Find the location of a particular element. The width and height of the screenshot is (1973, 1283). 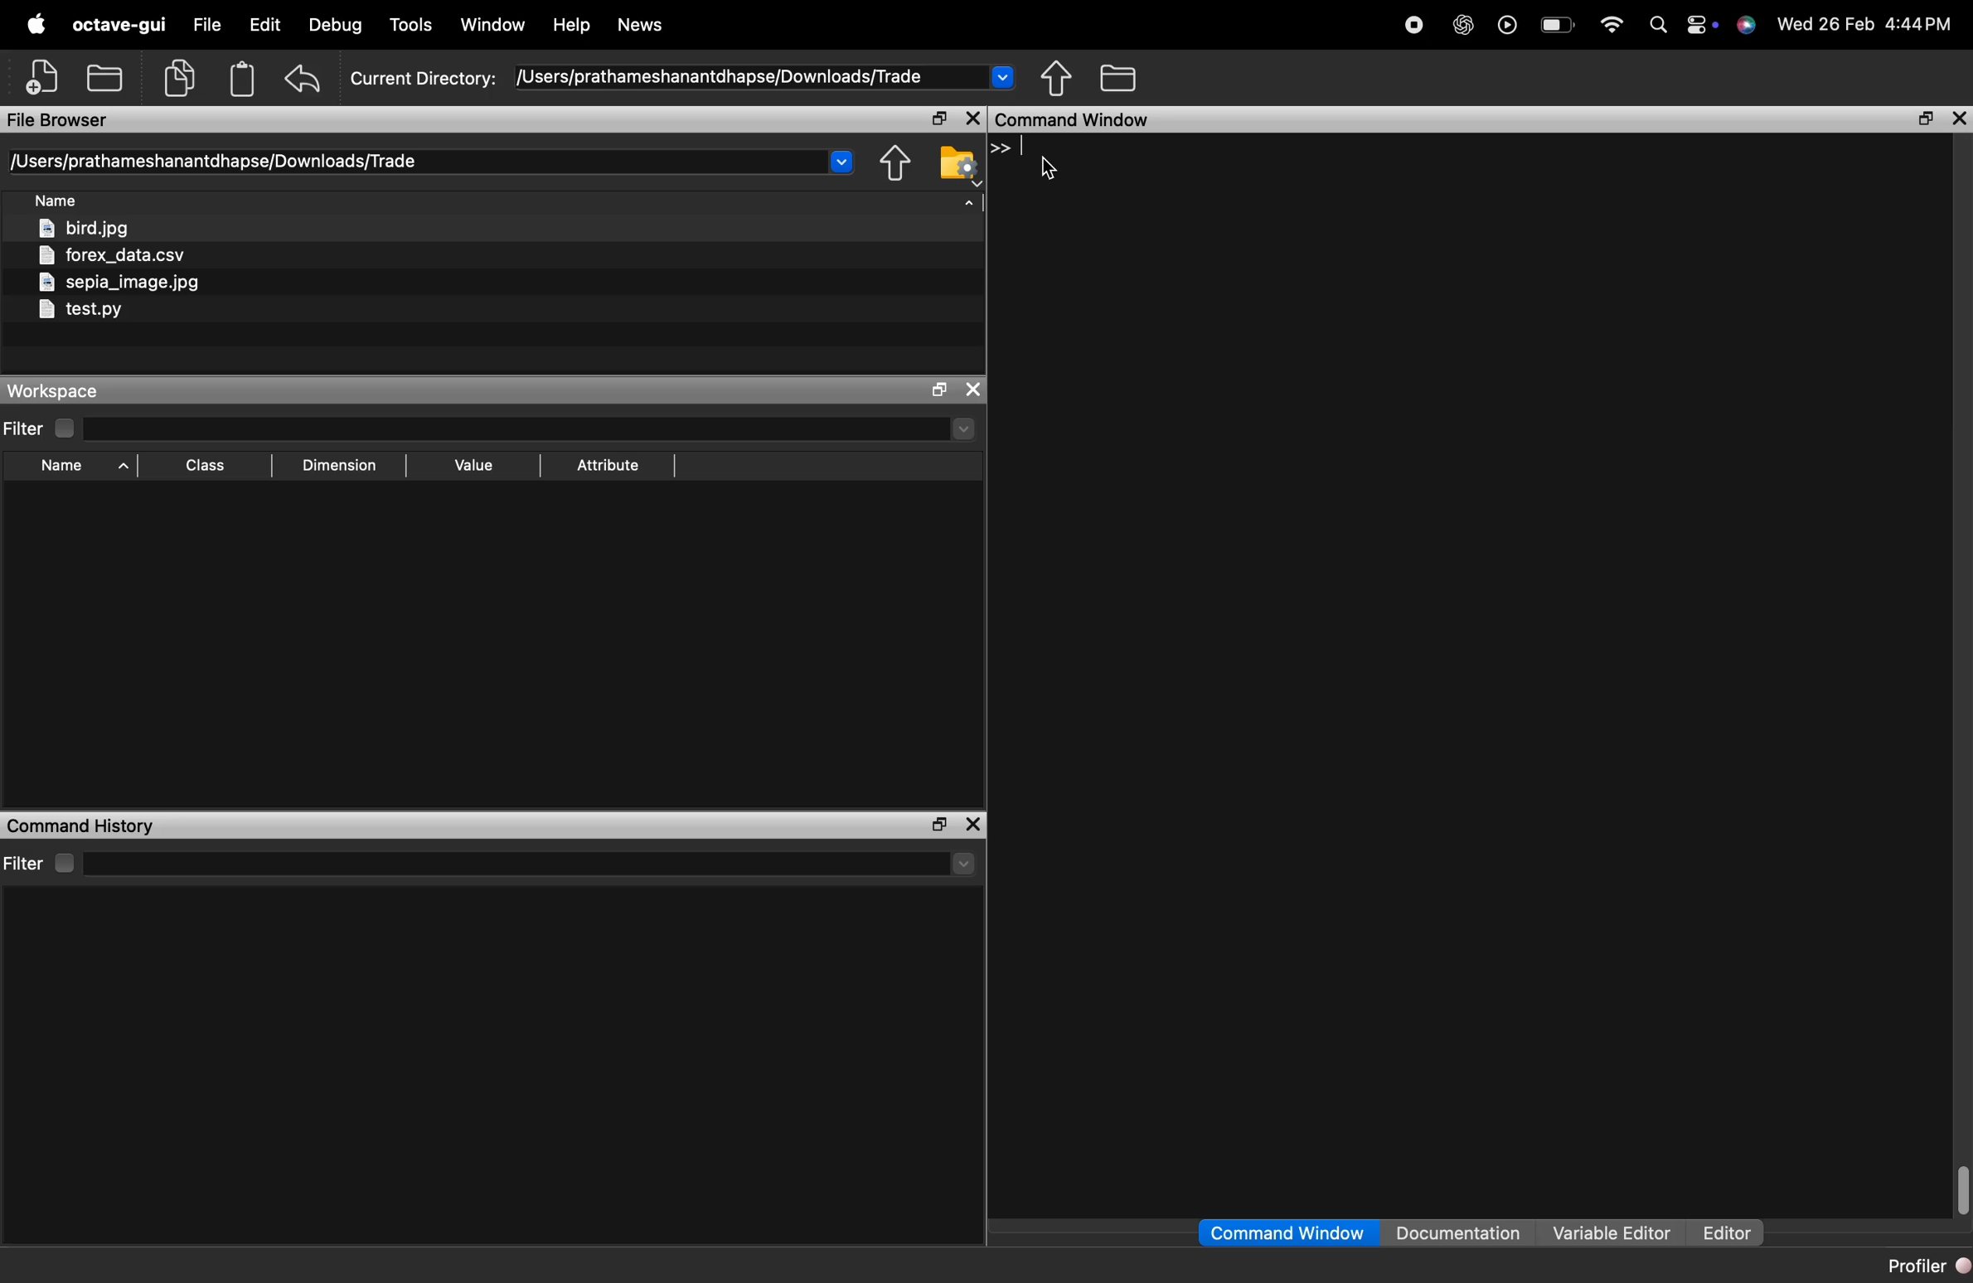

undo is located at coordinates (303, 80).